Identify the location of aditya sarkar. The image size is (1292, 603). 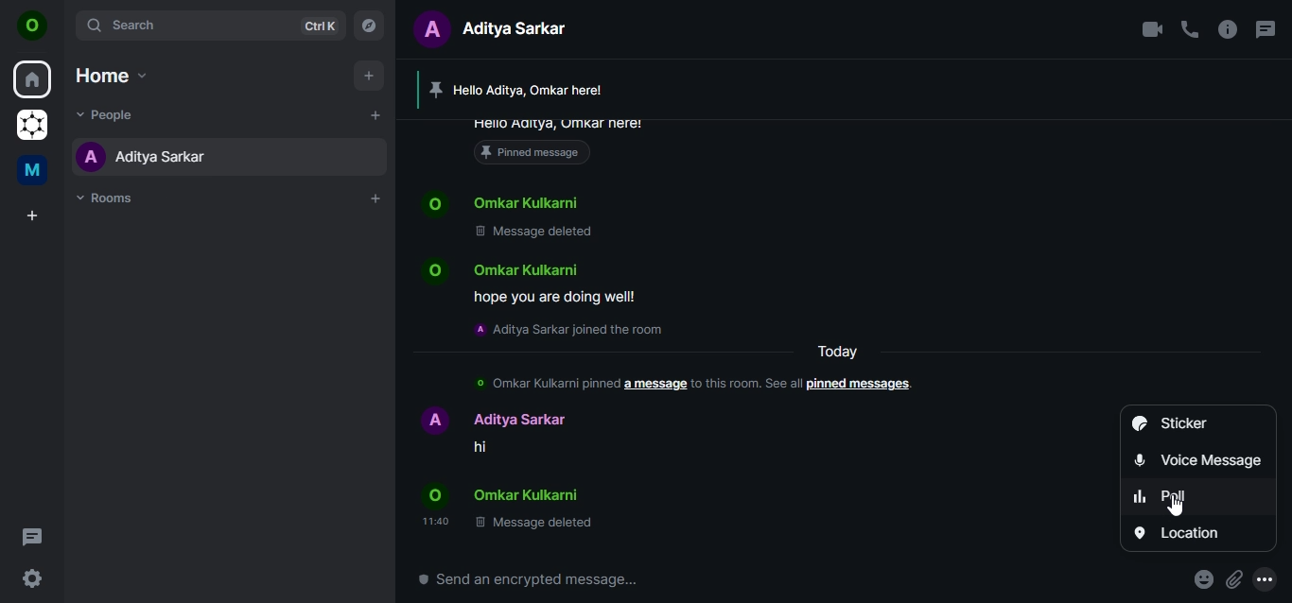
(499, 27).